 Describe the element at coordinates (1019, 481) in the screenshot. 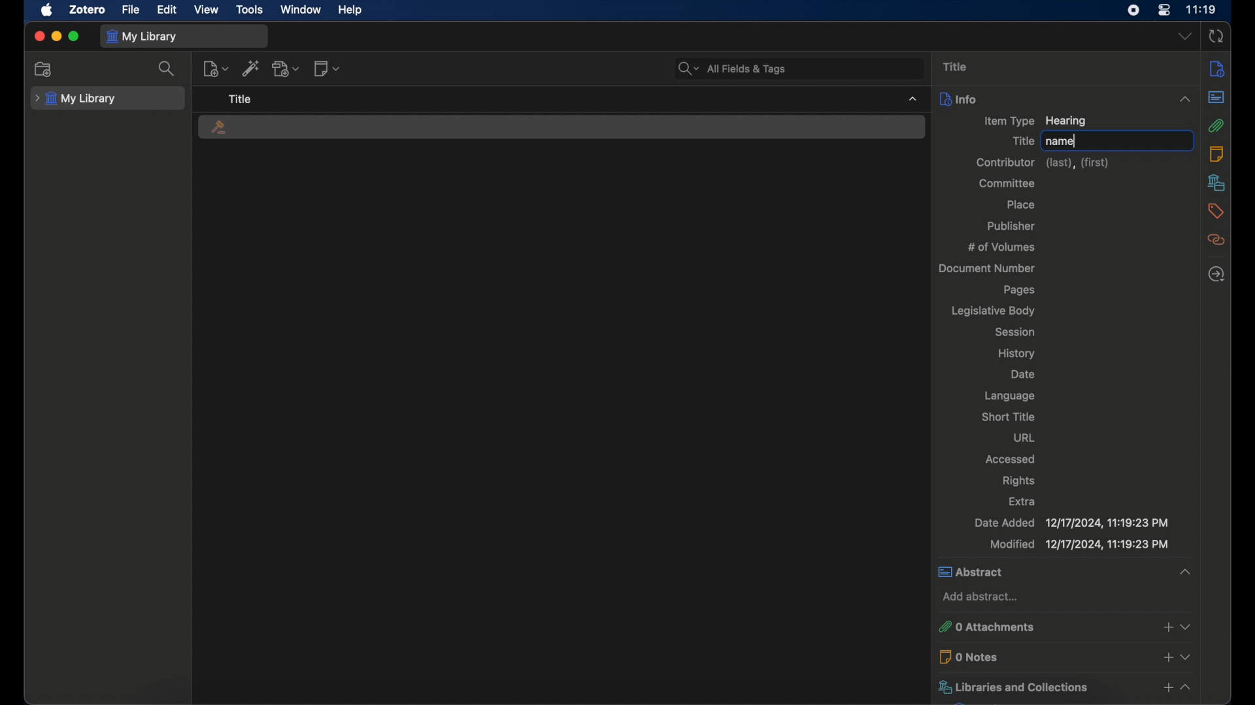

I see `rights` at that location.